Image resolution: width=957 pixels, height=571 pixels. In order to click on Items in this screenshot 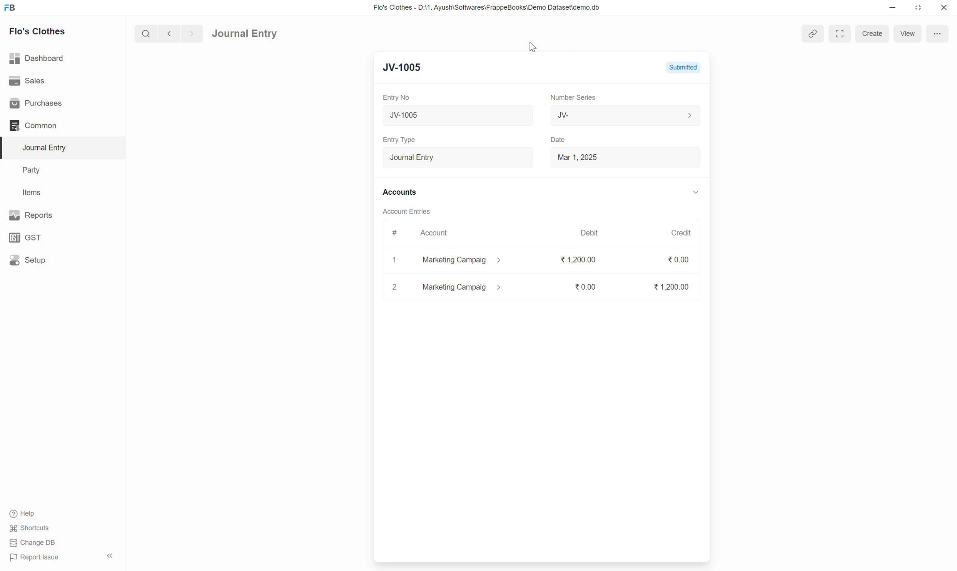, I will do `click(31, 192)`.